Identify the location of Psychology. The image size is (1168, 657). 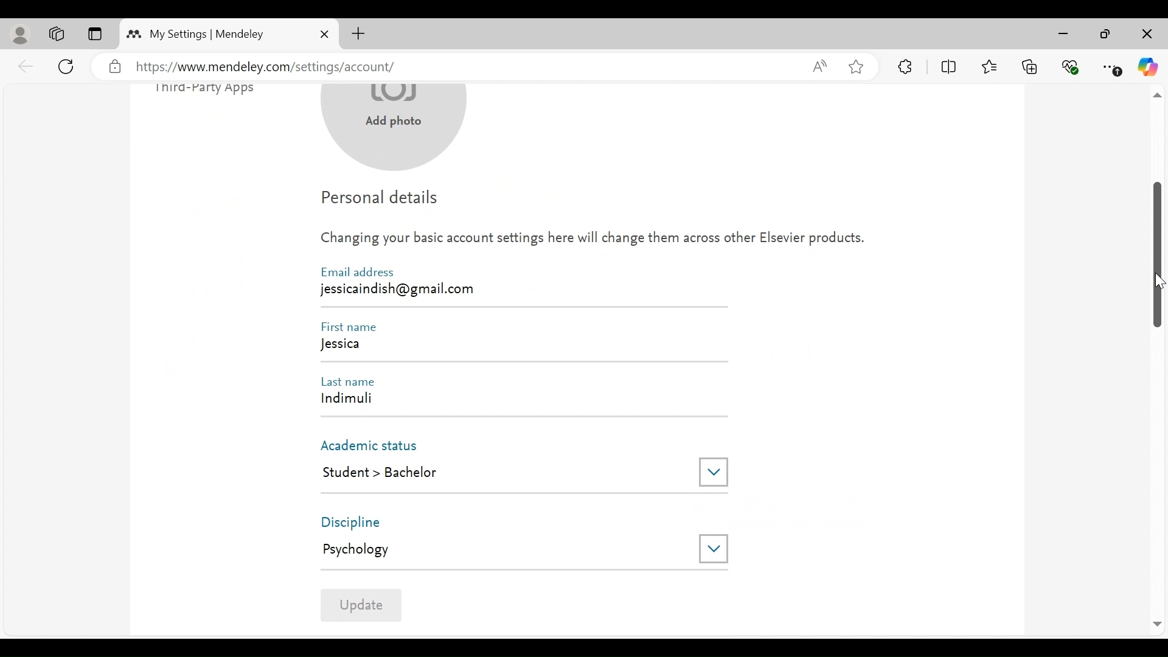
(499, 549).